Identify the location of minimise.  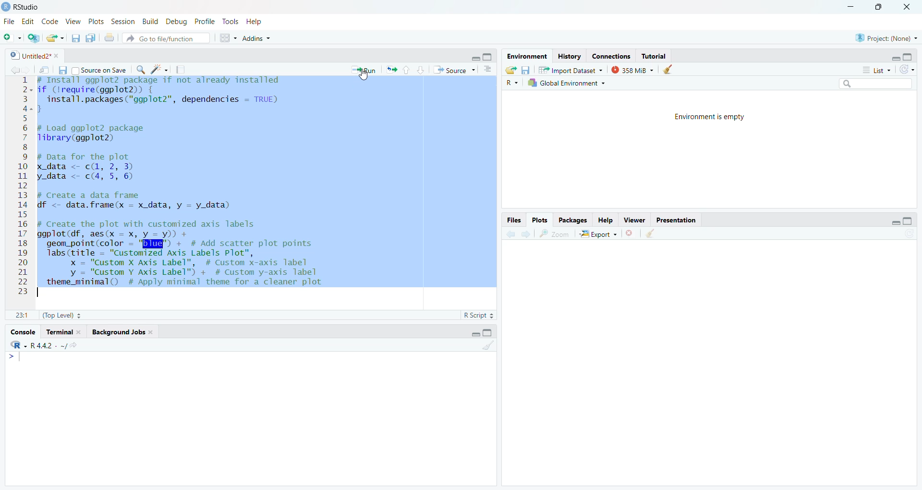
(849, 5).